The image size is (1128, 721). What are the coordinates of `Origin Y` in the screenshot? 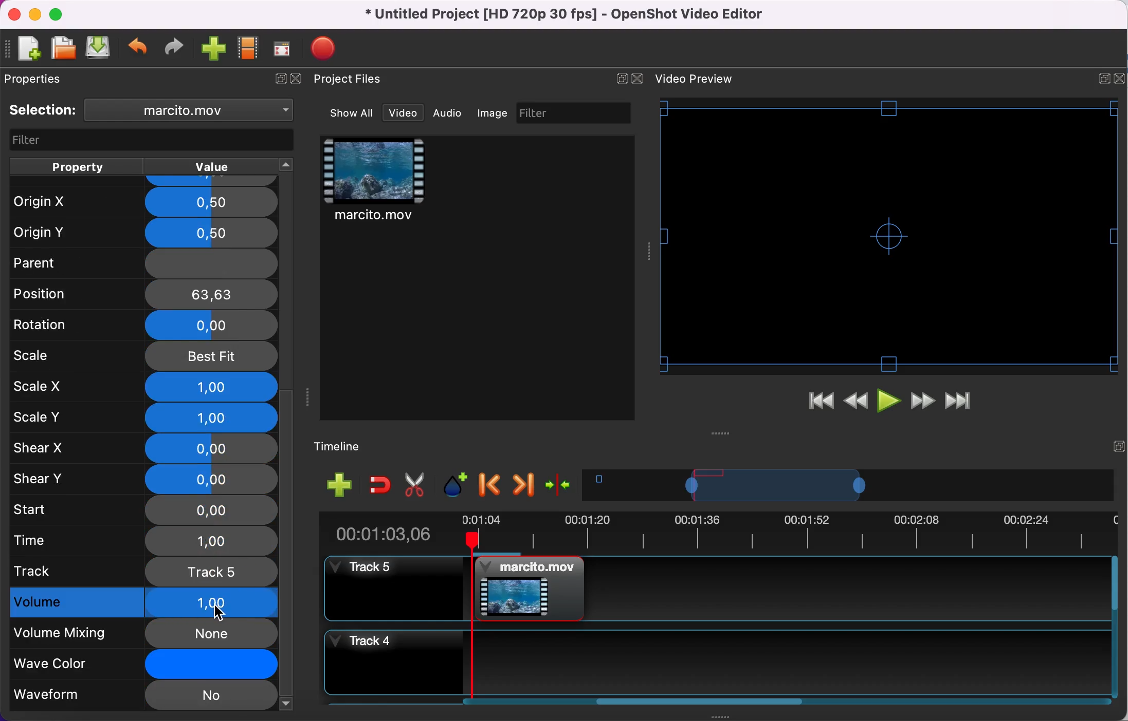 It's located at (141, 233).